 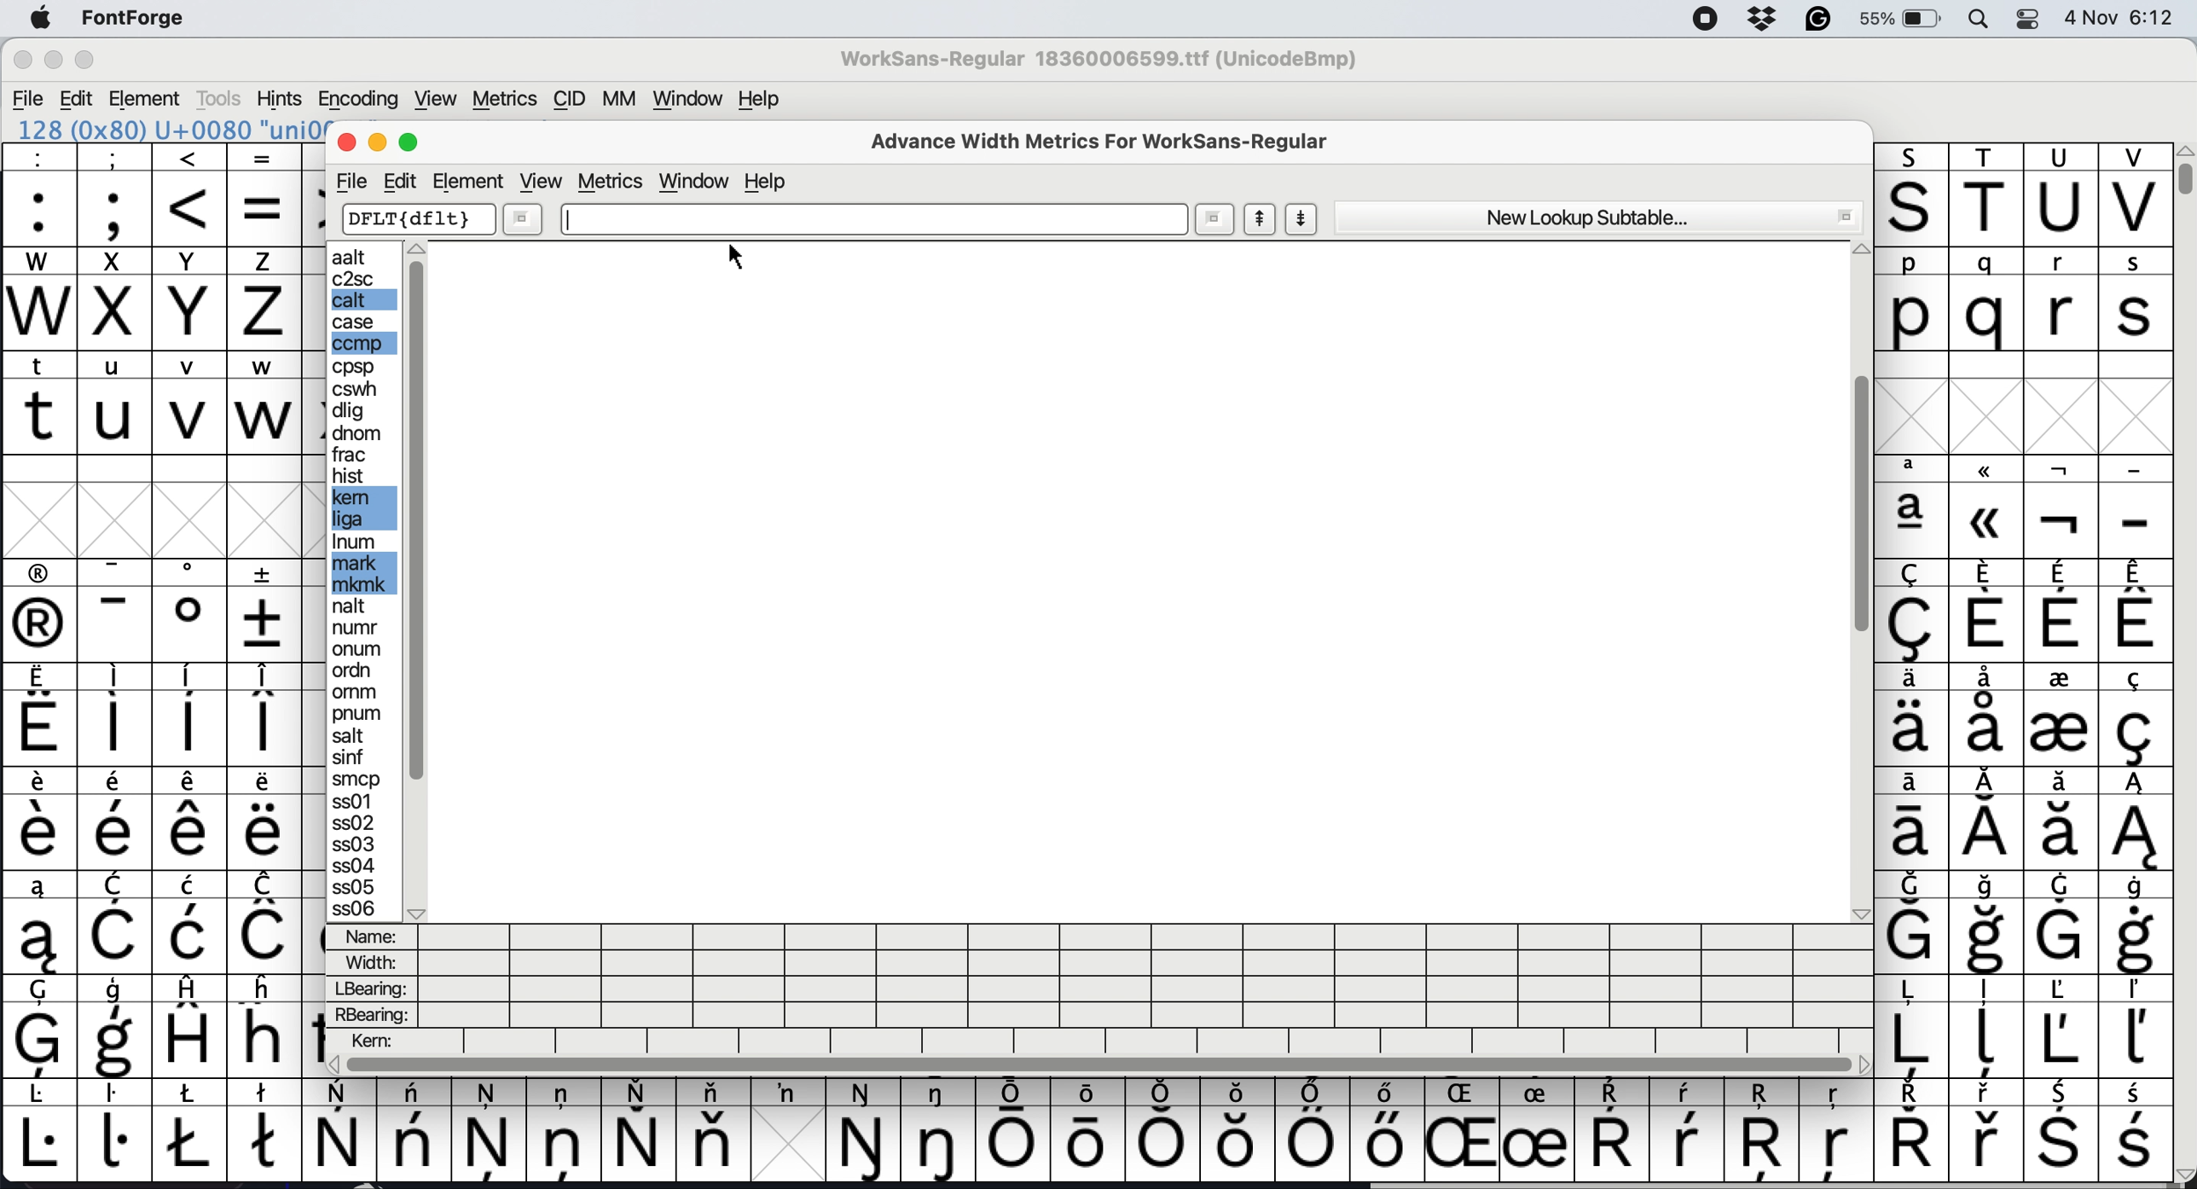 What do you see at coordinates (614, 182) in the screenshot?
I see `metrics` at bounding box center [614, 182].